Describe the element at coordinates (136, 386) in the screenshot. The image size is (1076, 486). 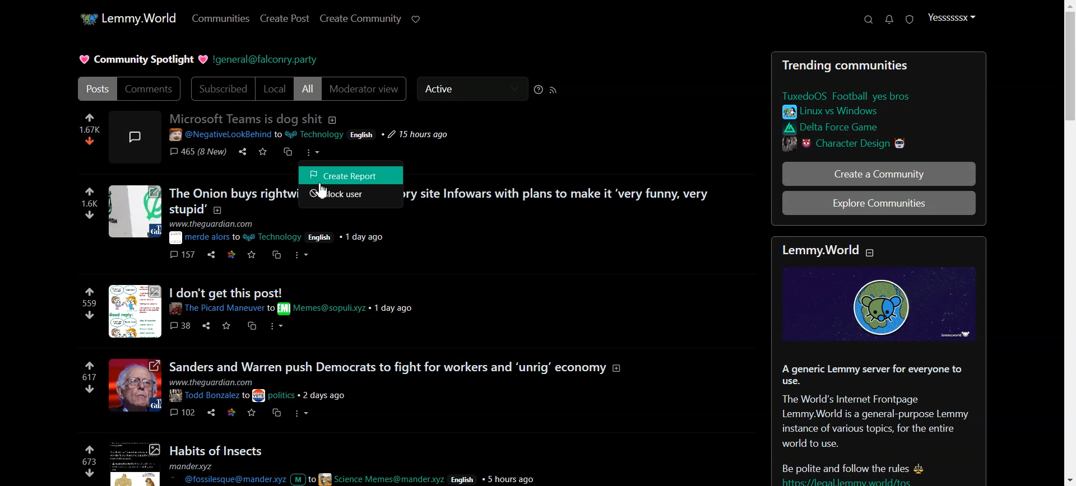
I see `image` at that location.